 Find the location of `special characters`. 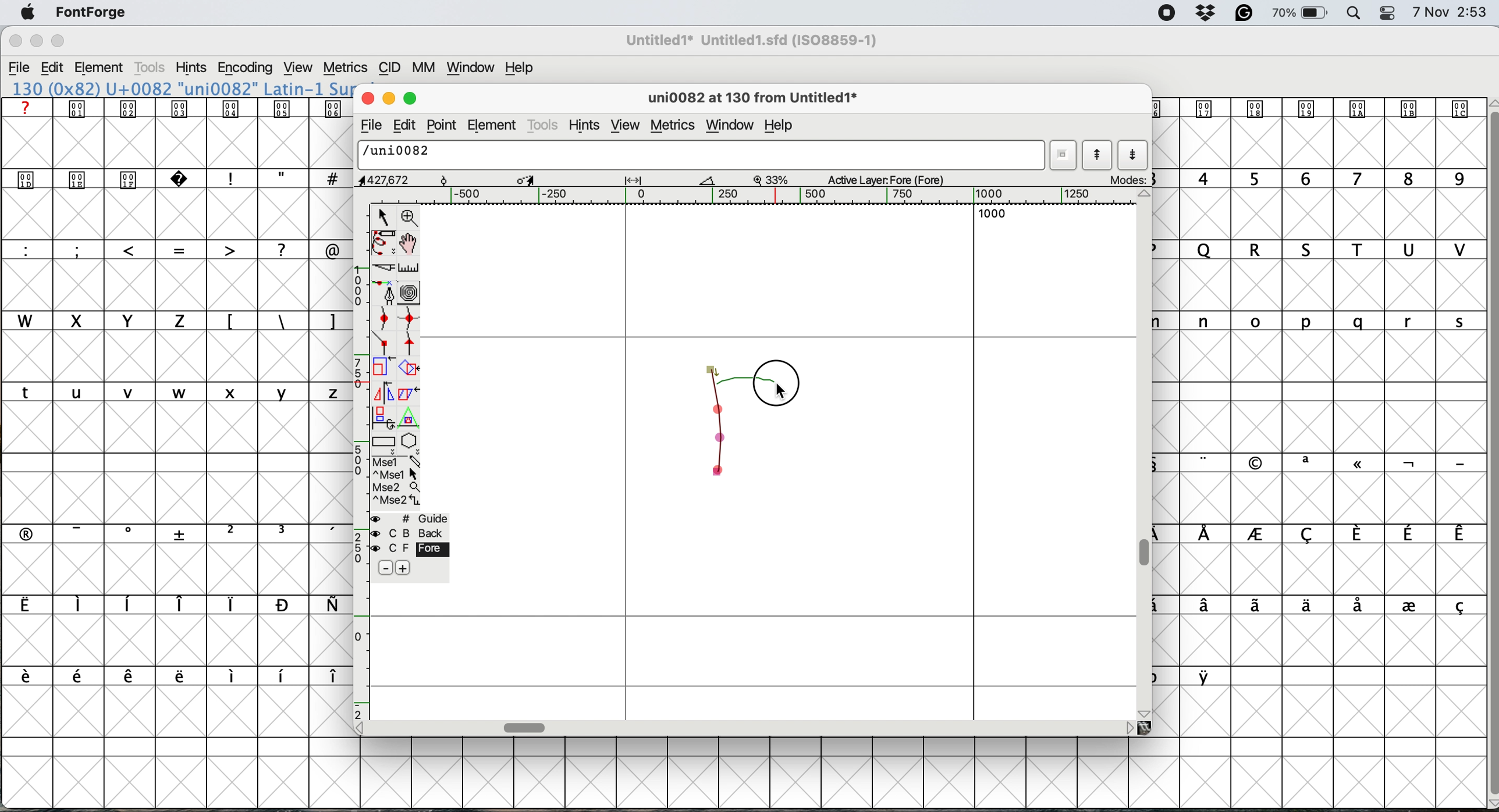

special characters is located at coordinates (1191, 676).